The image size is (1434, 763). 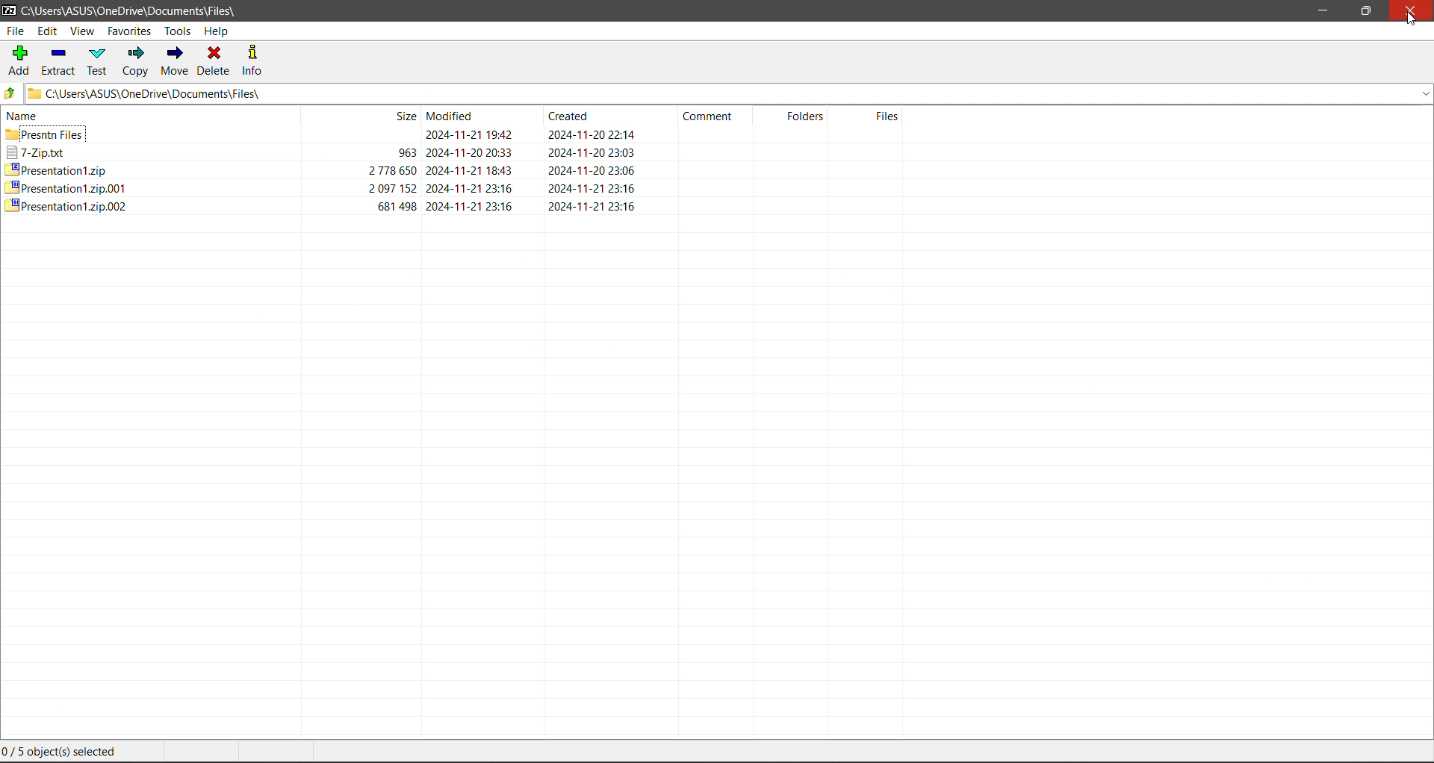 What do you see at coordinates (49, 134) in the screenshot?
I see `presntn files` at bounding box center [49, 134].